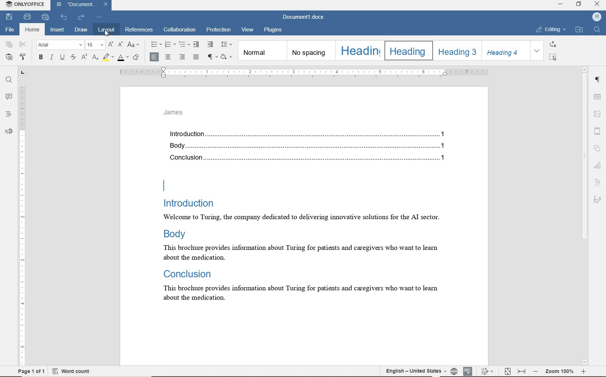 This screenshot has width=606, height=377. Describe the element at coordinates (23, 44) in the screenshot. I see `cut` at that location.